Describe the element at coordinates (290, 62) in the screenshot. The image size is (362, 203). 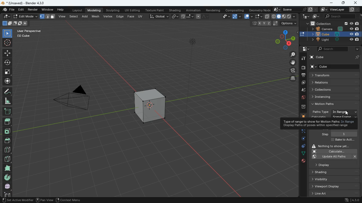
I see `move` at that location.